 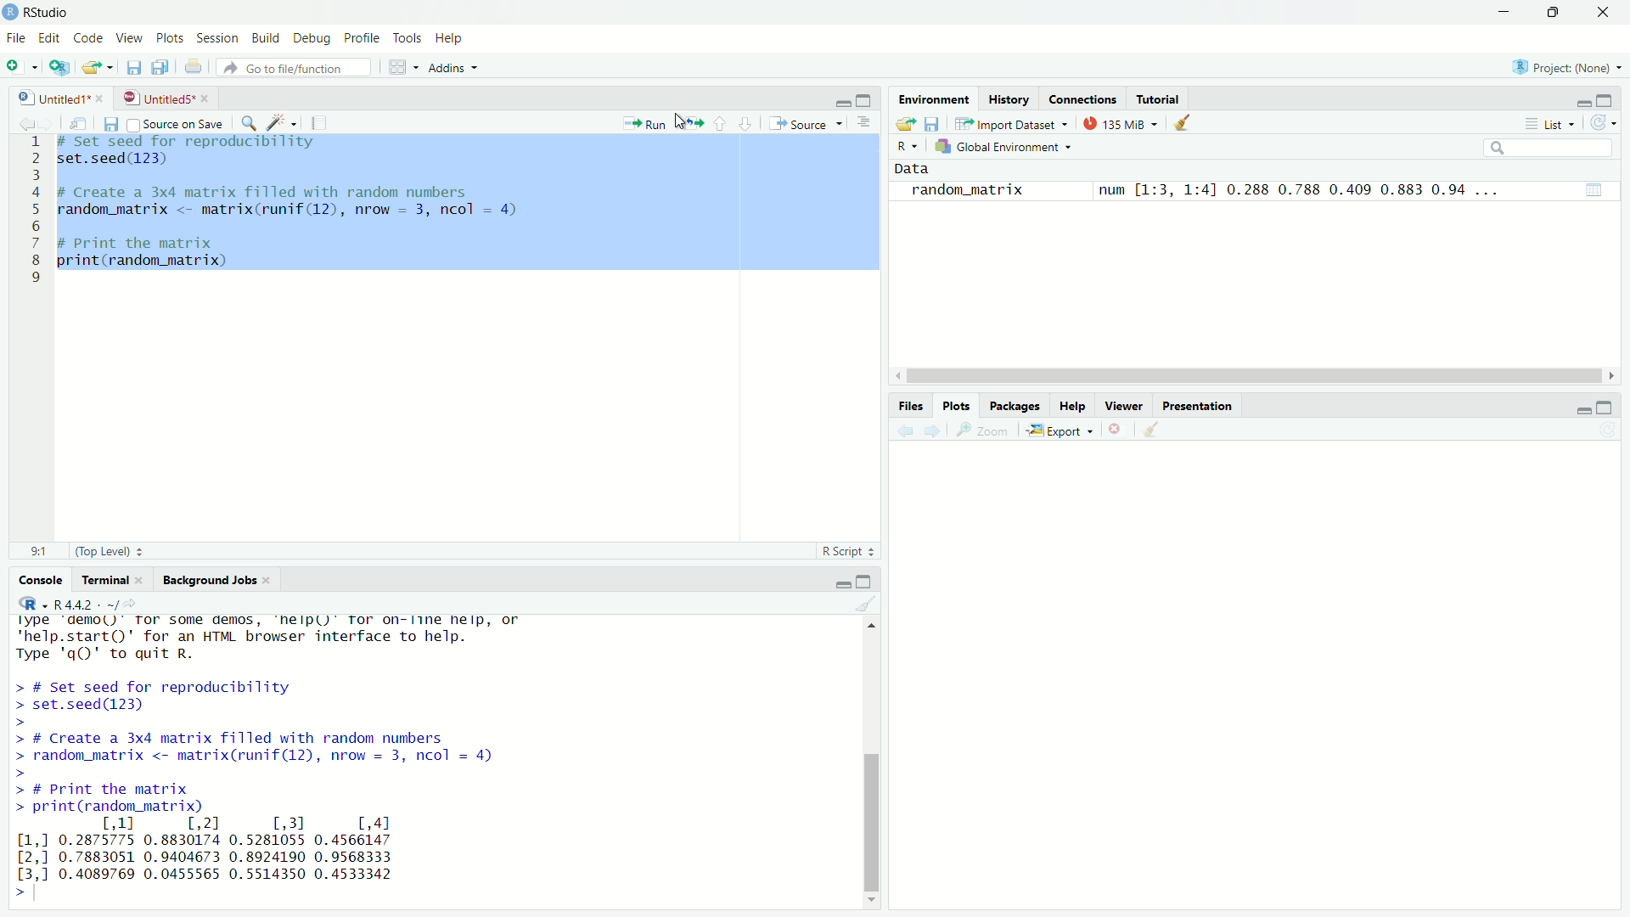 What do you see at coordinates (319, 119) in the screenshot?
I see `notes` at bounding box center [319, 119].